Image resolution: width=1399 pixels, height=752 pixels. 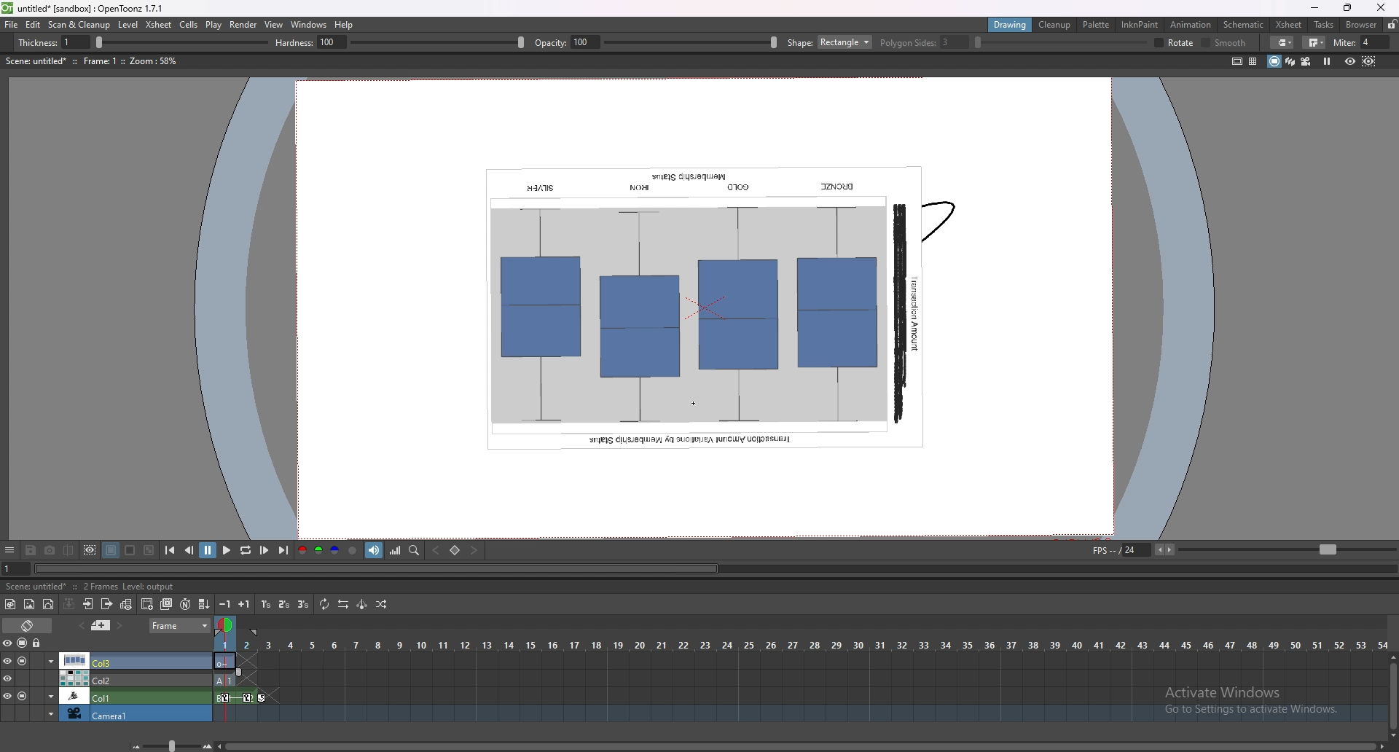 I want to click on render, so click(x=244, y=25).